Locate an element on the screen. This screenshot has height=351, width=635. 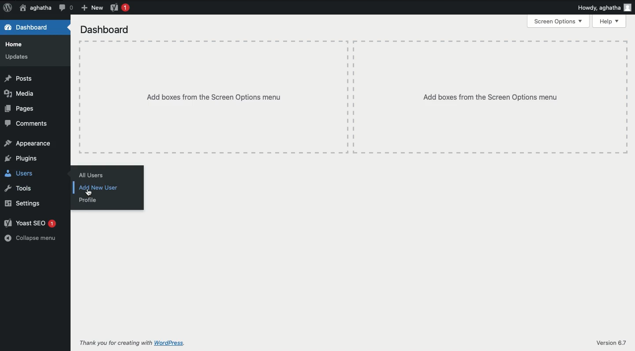
Add boxes from the screen options menu is located at coordinates (215, 97).